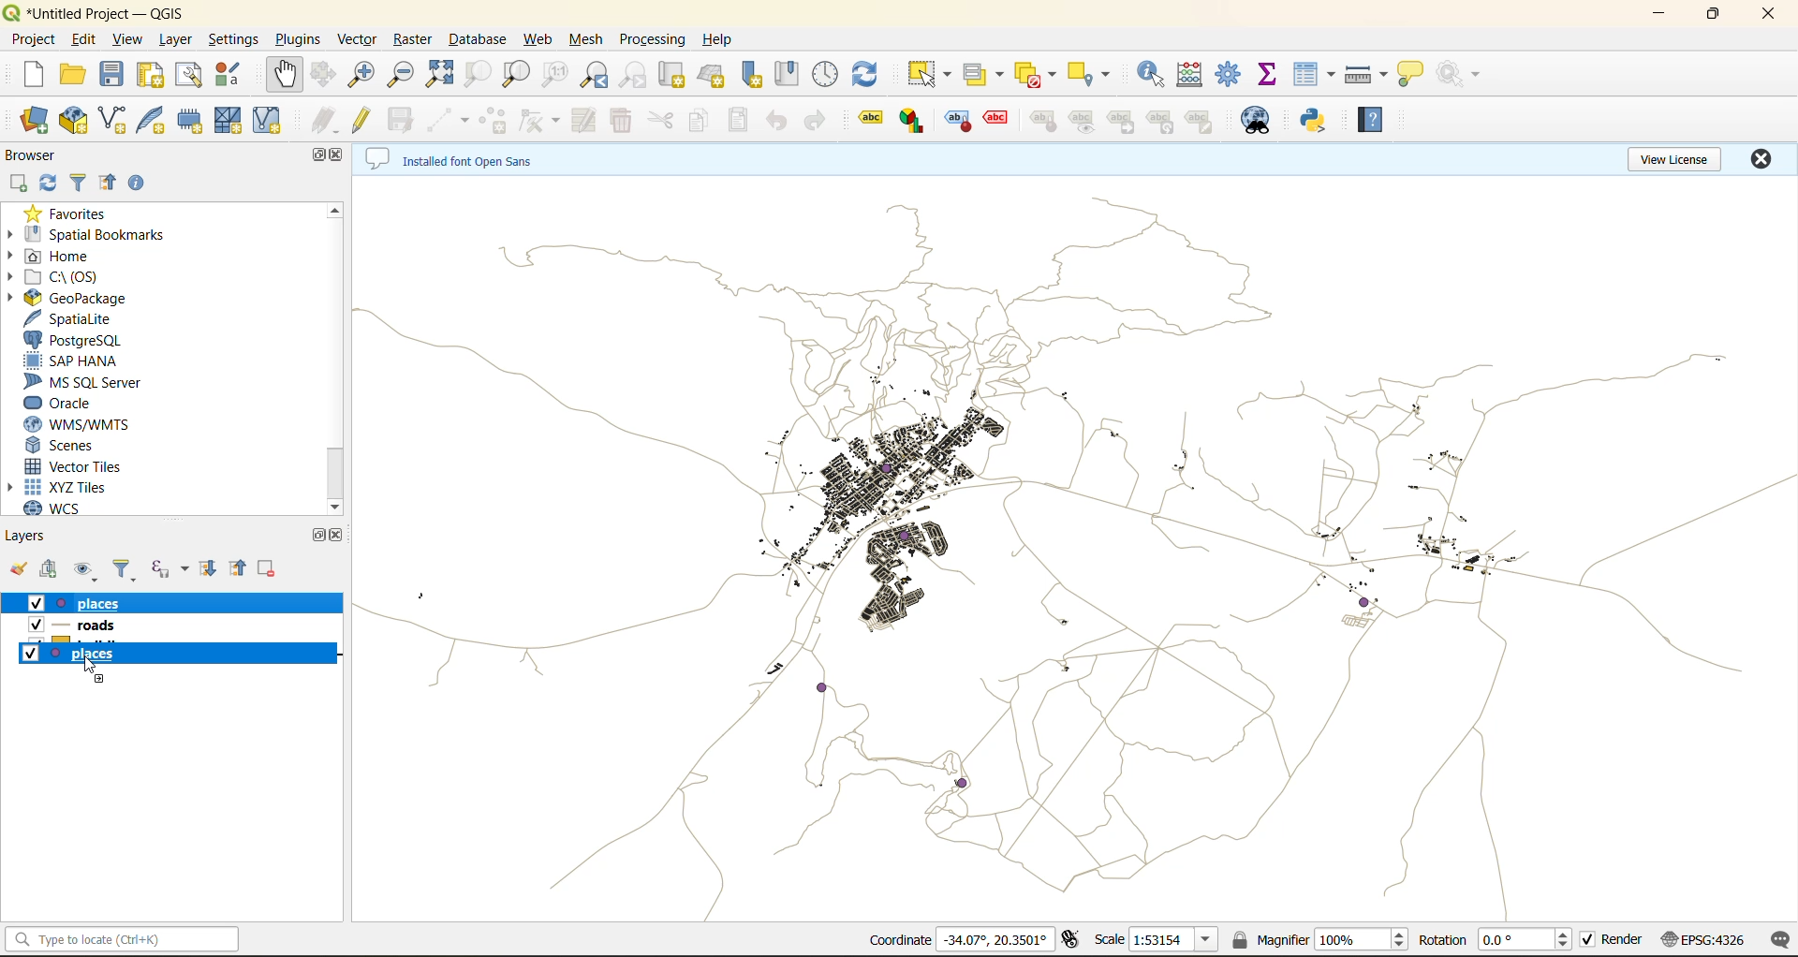 The width and height of the screenshot is (1798, 957). What do you see at coordinates (299, 38) in the screenshot?
I see `plugins` at bounding box center [299, 38].